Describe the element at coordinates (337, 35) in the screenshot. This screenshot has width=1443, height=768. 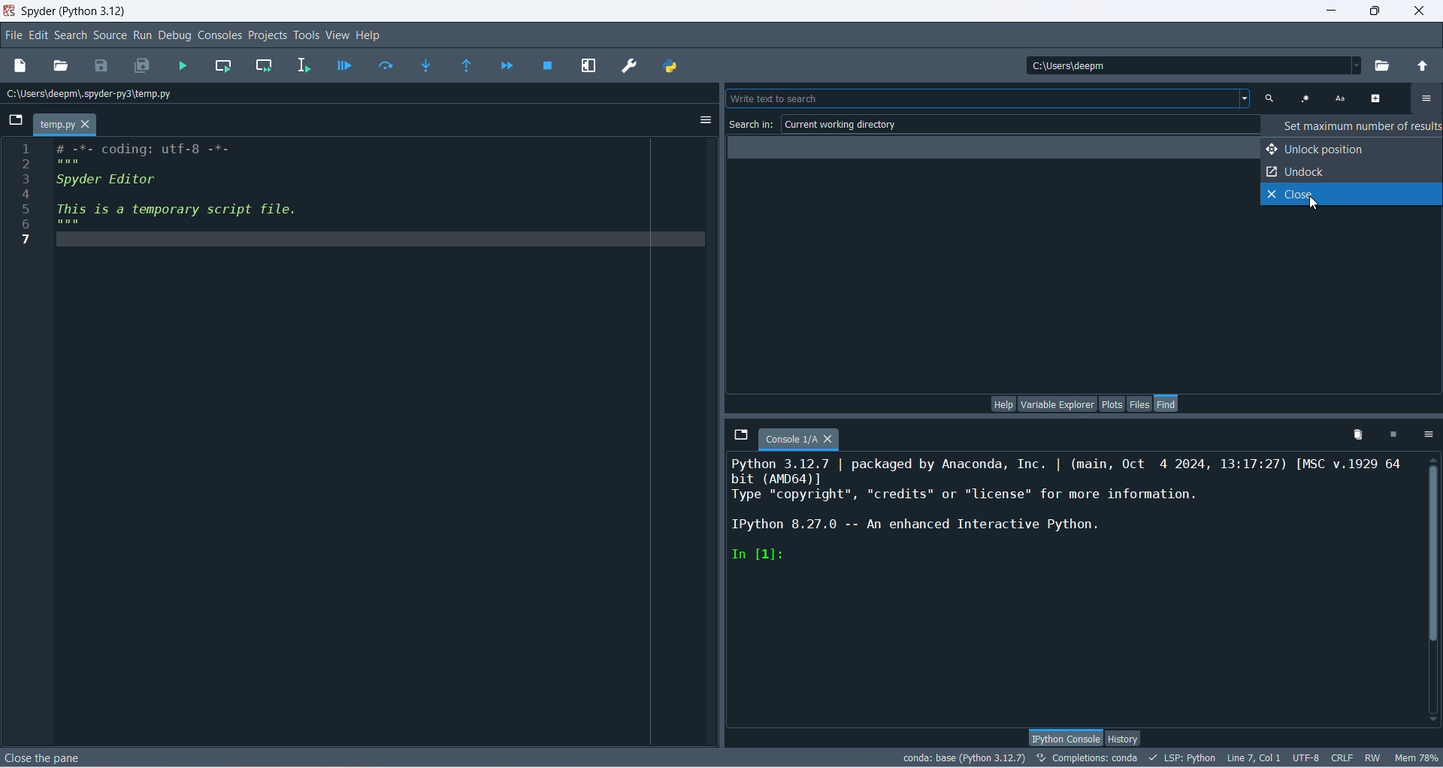
I see `view` at that location.